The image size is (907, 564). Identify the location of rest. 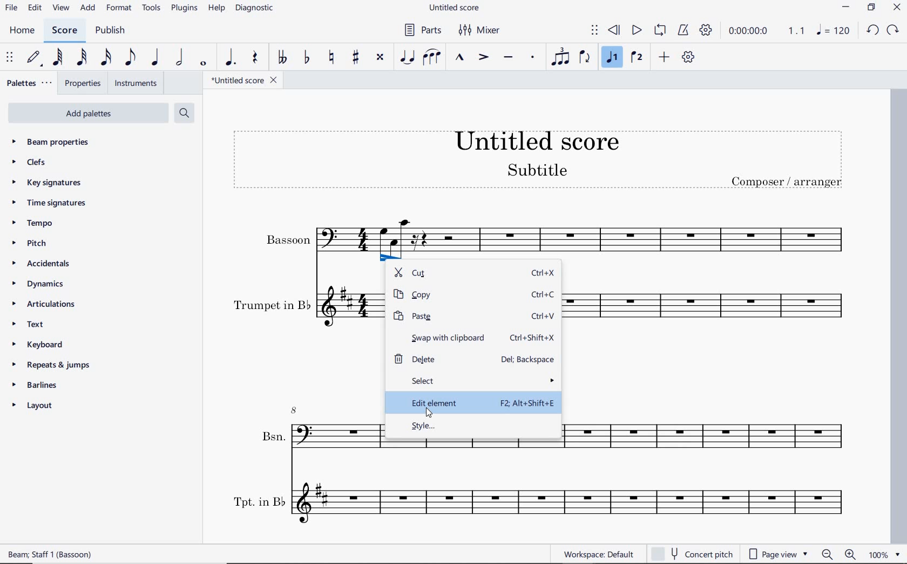
(256, 58).